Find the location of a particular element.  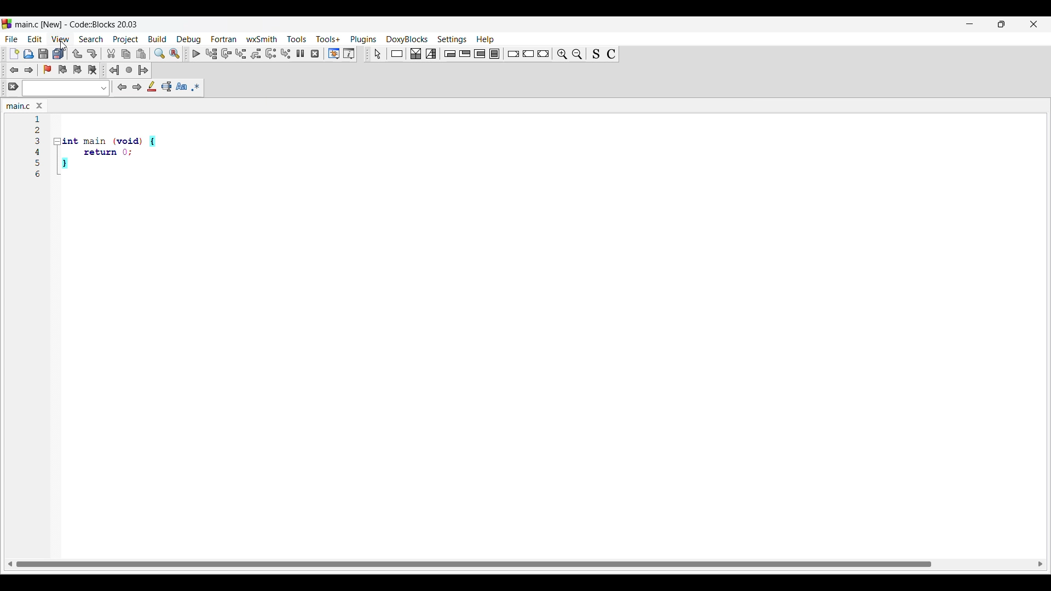

Settings menu is located at coordinates (452, 39).